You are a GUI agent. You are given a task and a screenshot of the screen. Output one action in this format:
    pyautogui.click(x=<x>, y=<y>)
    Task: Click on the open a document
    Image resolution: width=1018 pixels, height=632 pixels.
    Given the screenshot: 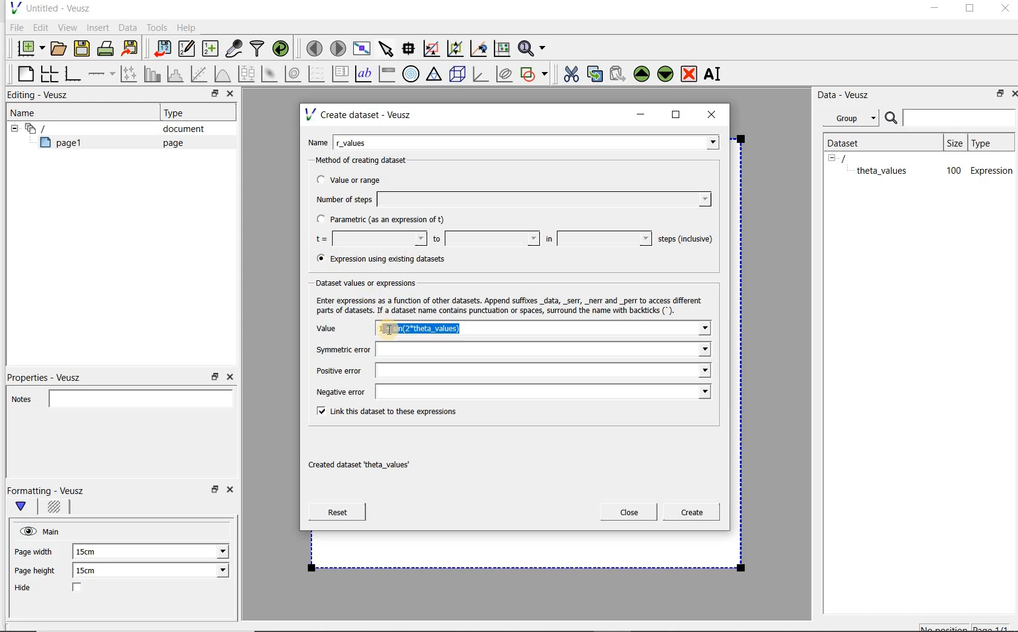 What is the action you would take?
    pyautogui.click(x=60, y=47)
    